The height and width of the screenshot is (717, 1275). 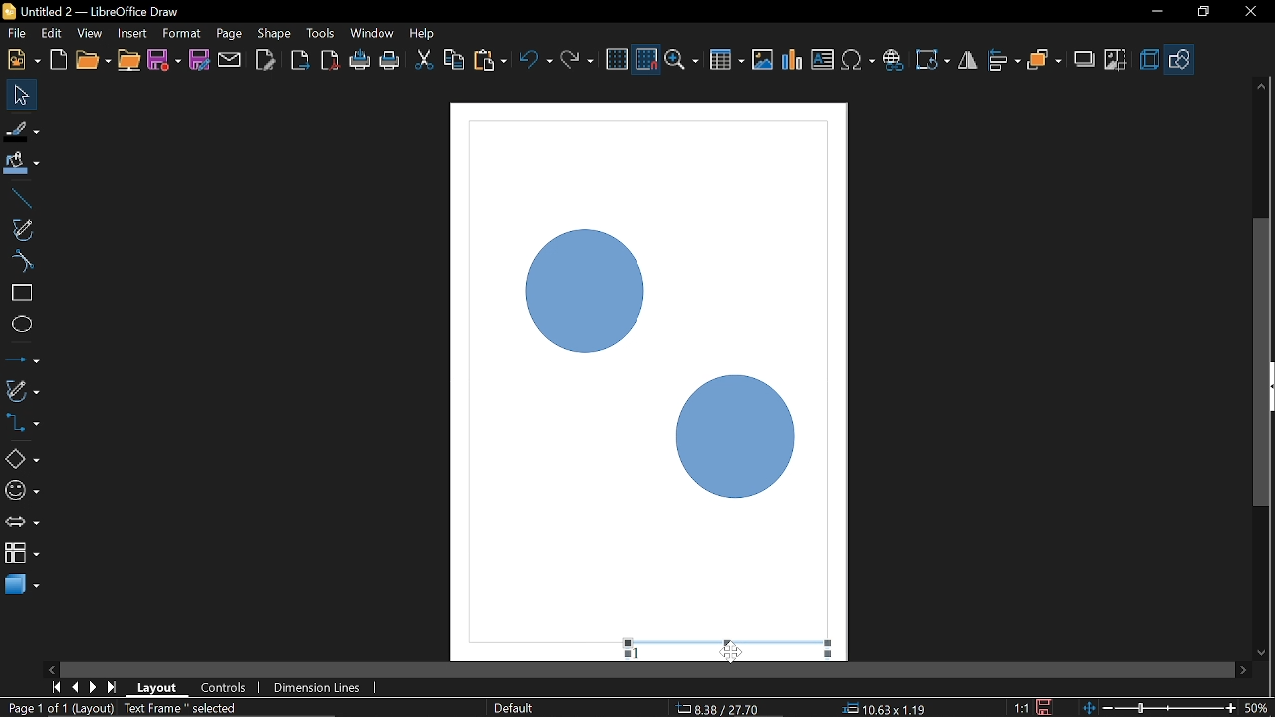 I want to click on flip, so click(x=969, y=62).